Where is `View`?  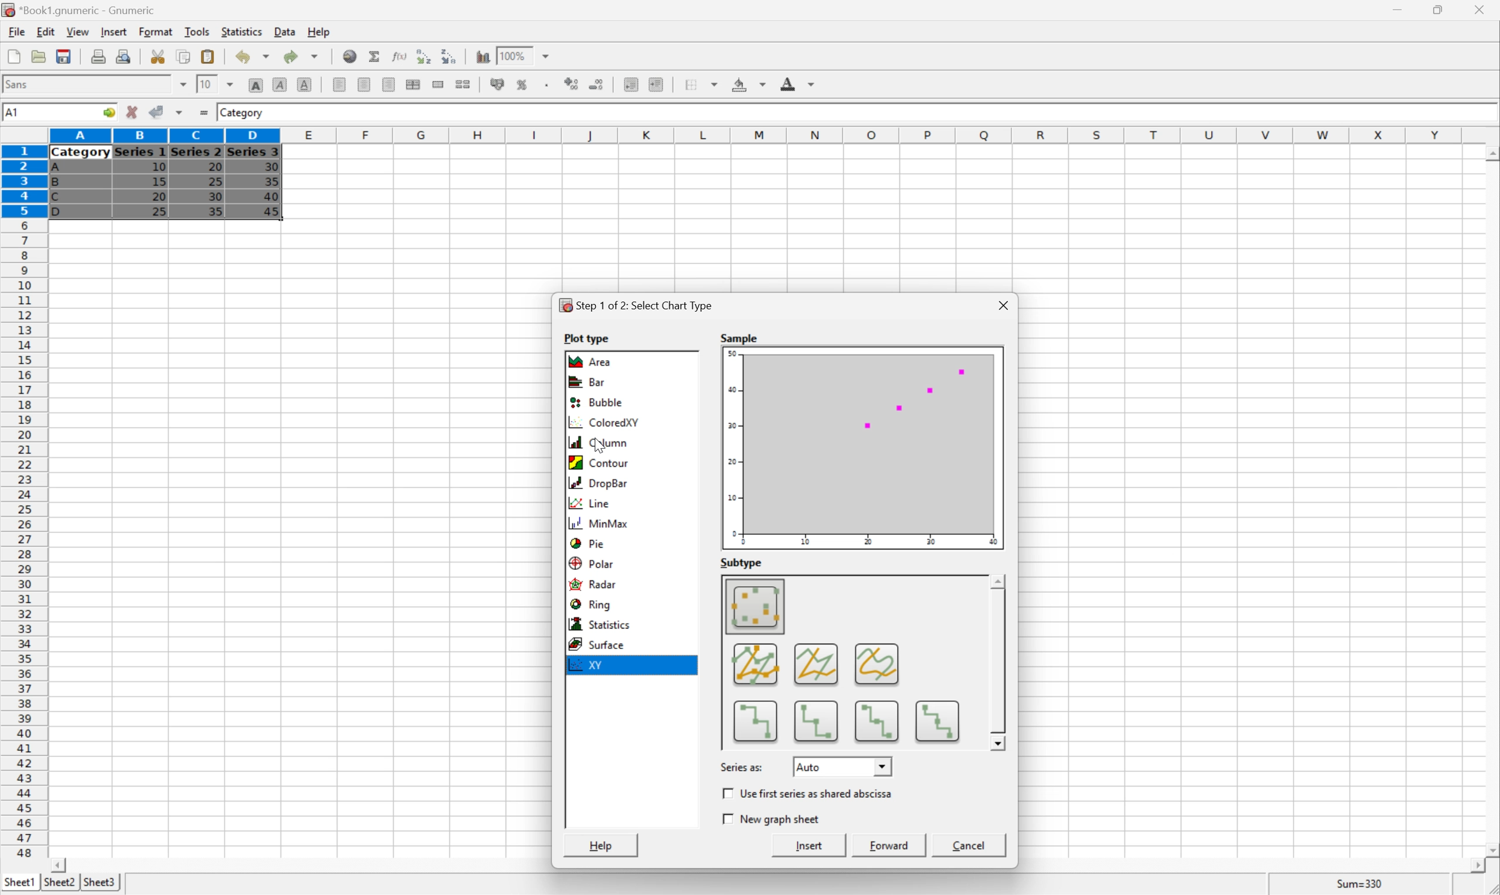 View is located at coordinates (78, 31).